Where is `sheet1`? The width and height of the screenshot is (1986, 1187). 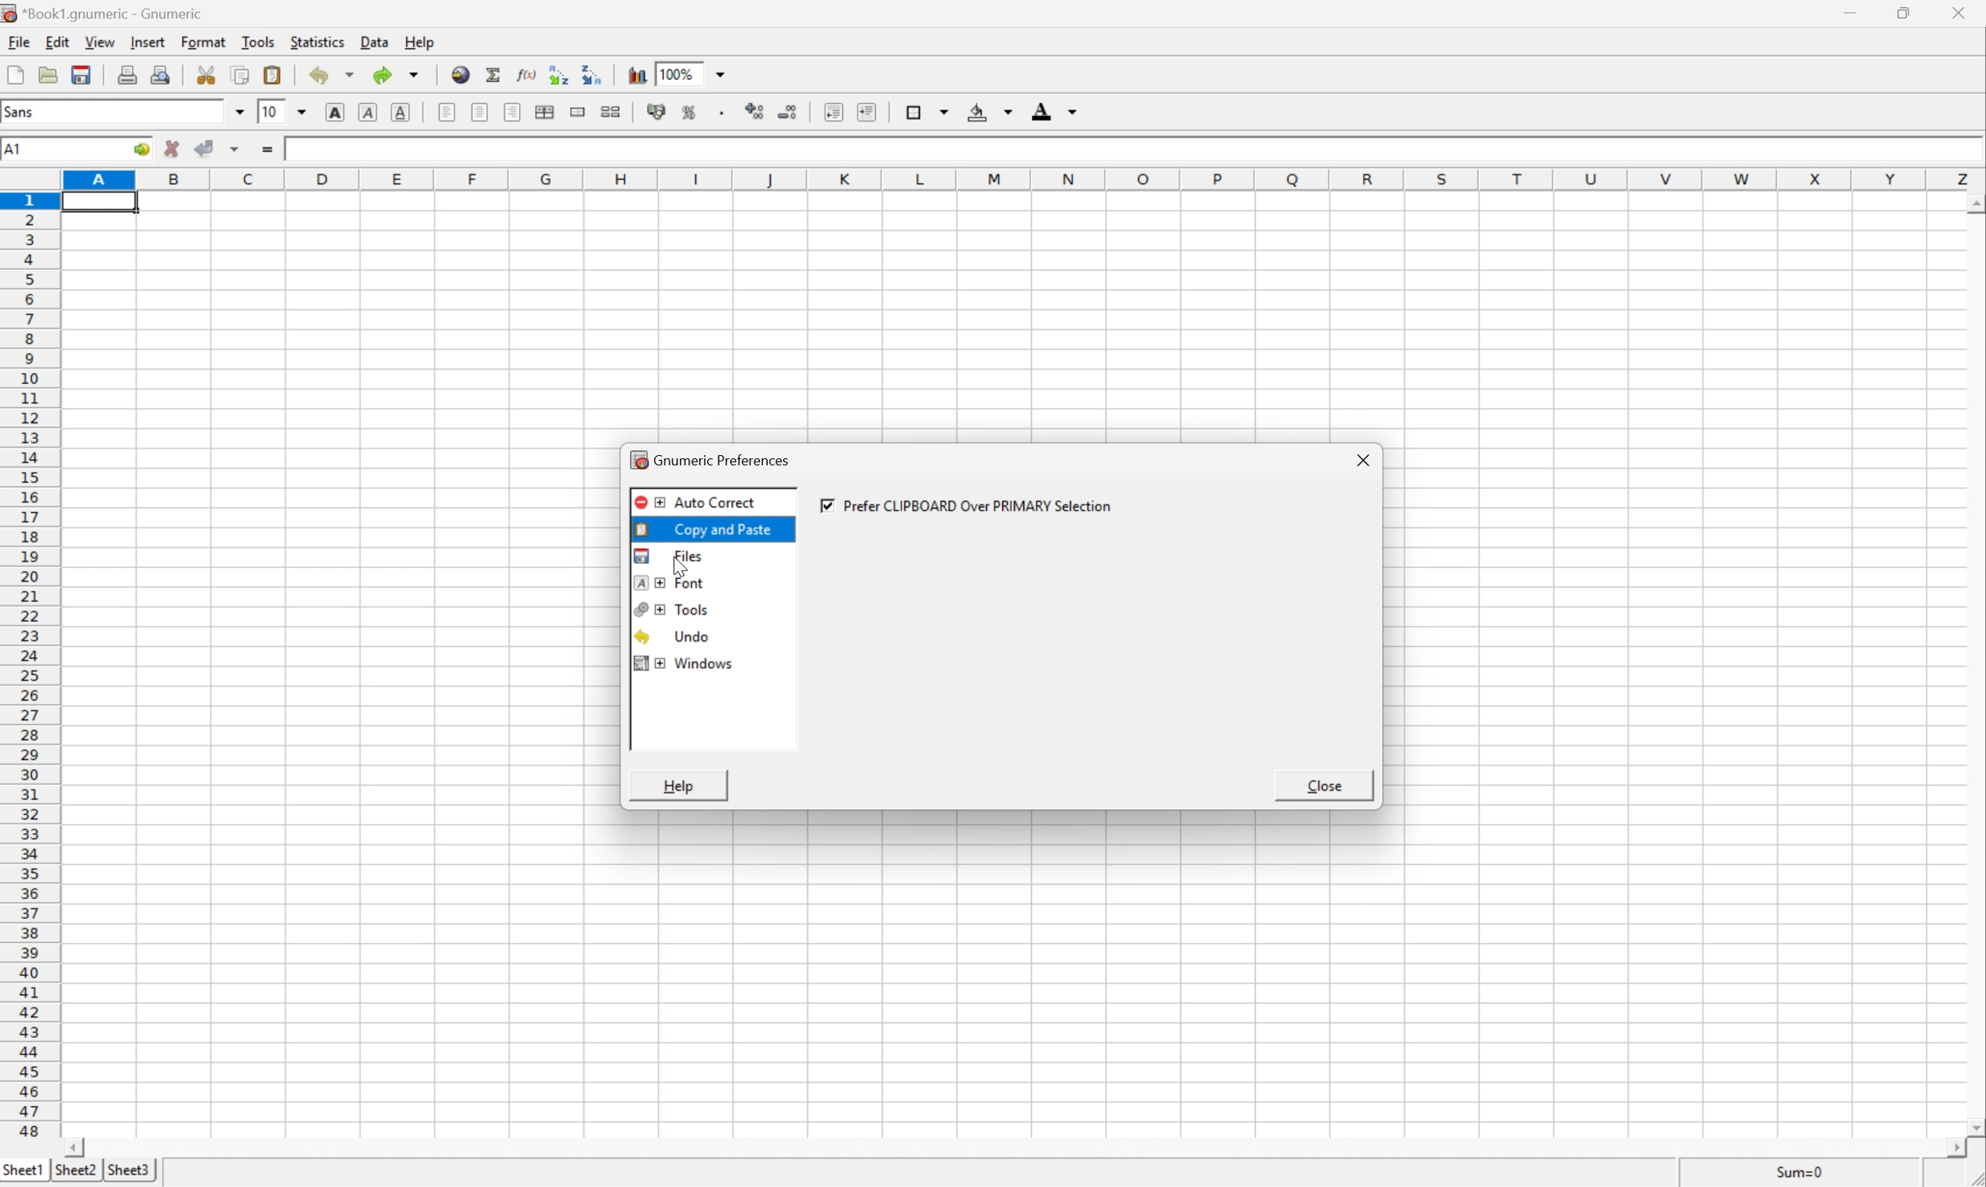 sheet1 is located at coordinates (23, 1173).